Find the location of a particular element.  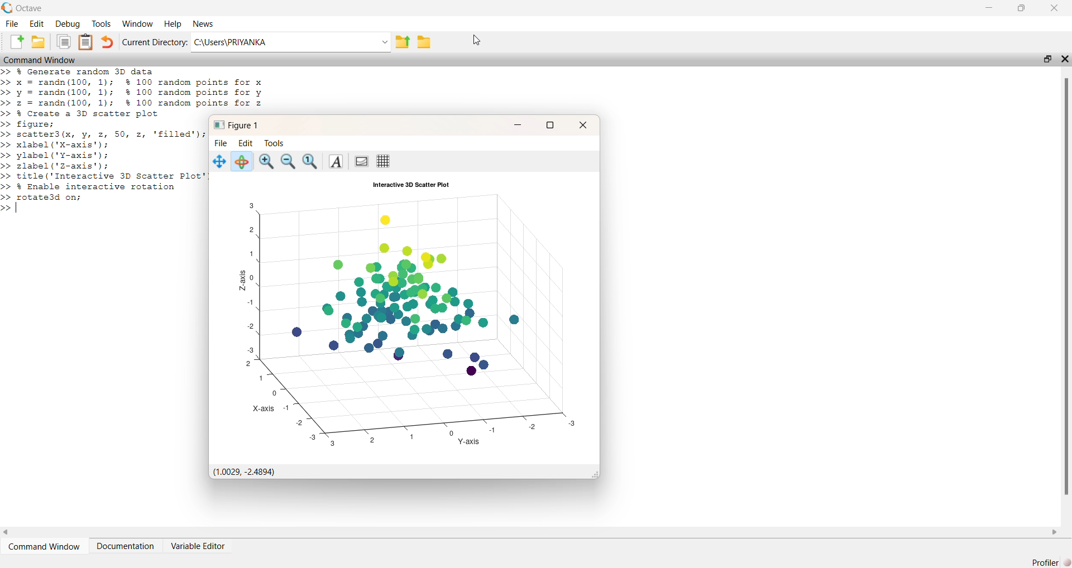

3D plot is located at coordinates (410, 319).